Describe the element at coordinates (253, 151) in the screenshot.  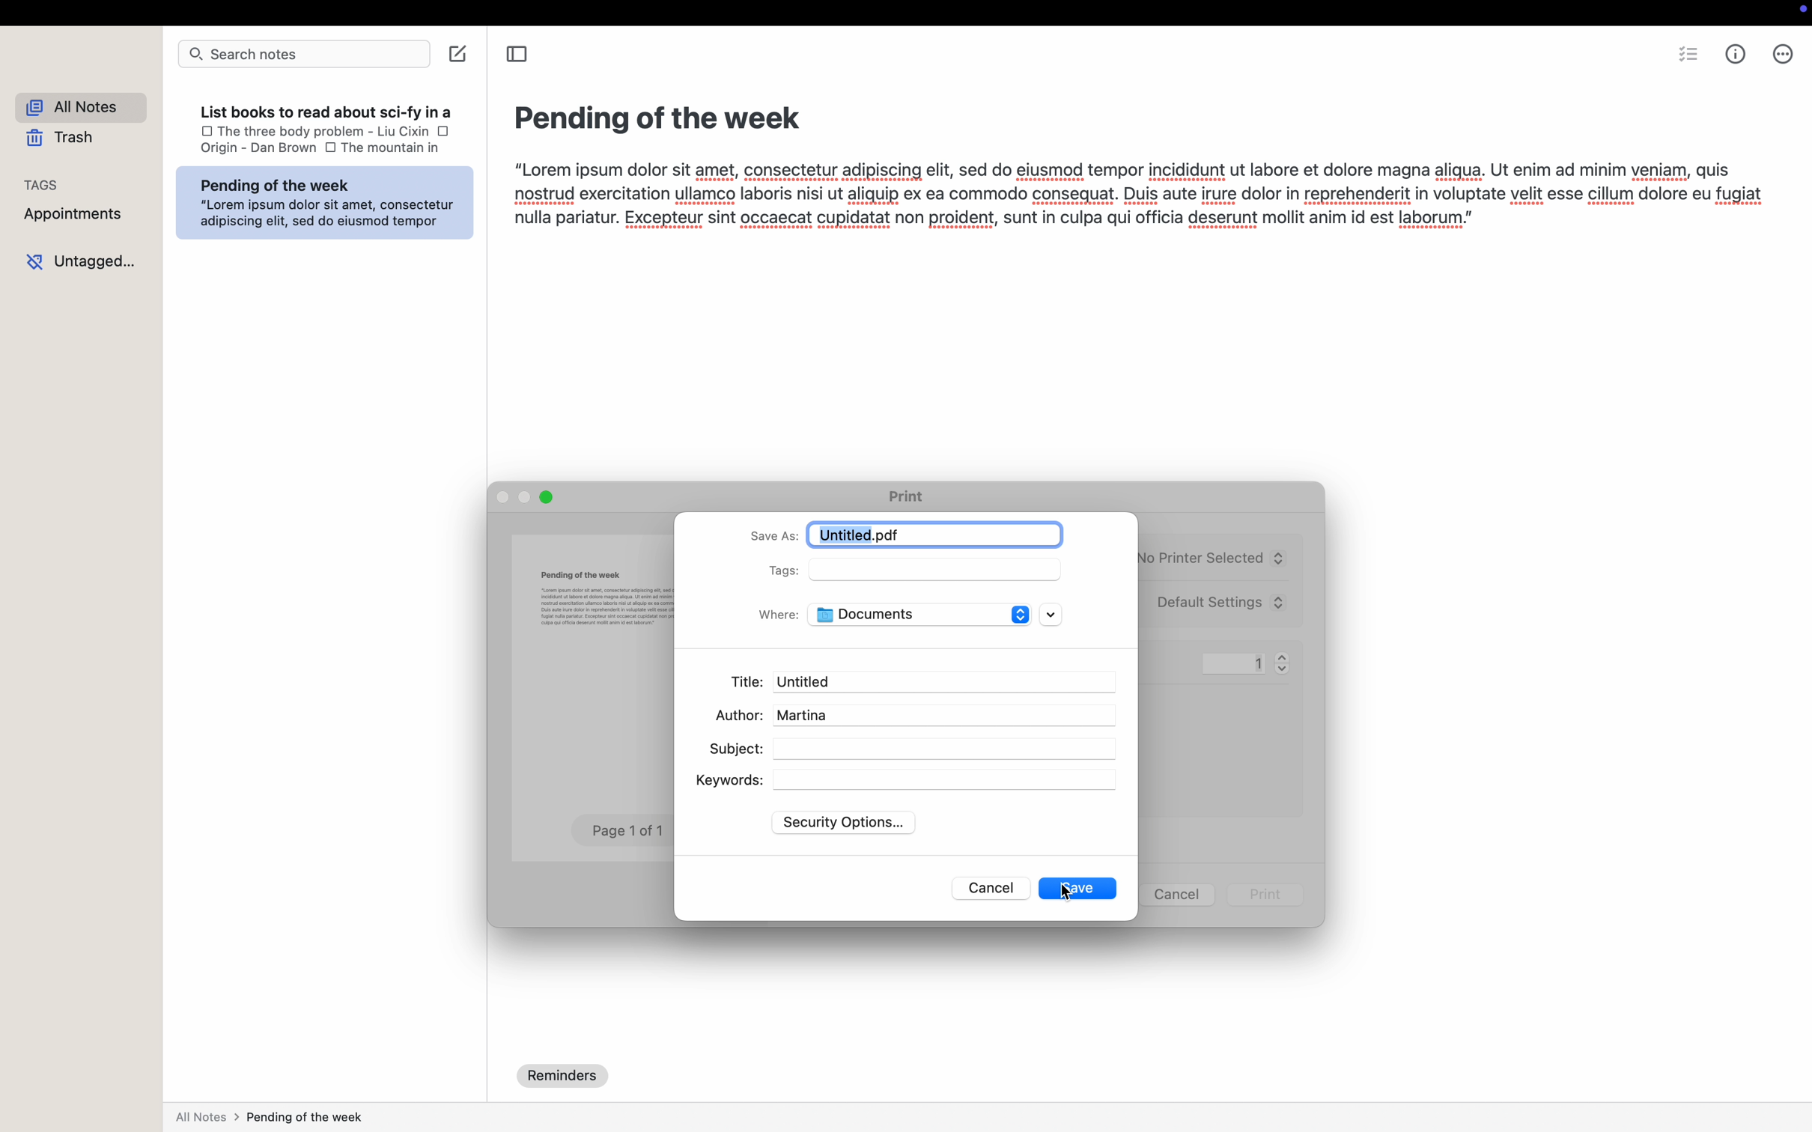
I see `Origin - Dan Brown` at that location.